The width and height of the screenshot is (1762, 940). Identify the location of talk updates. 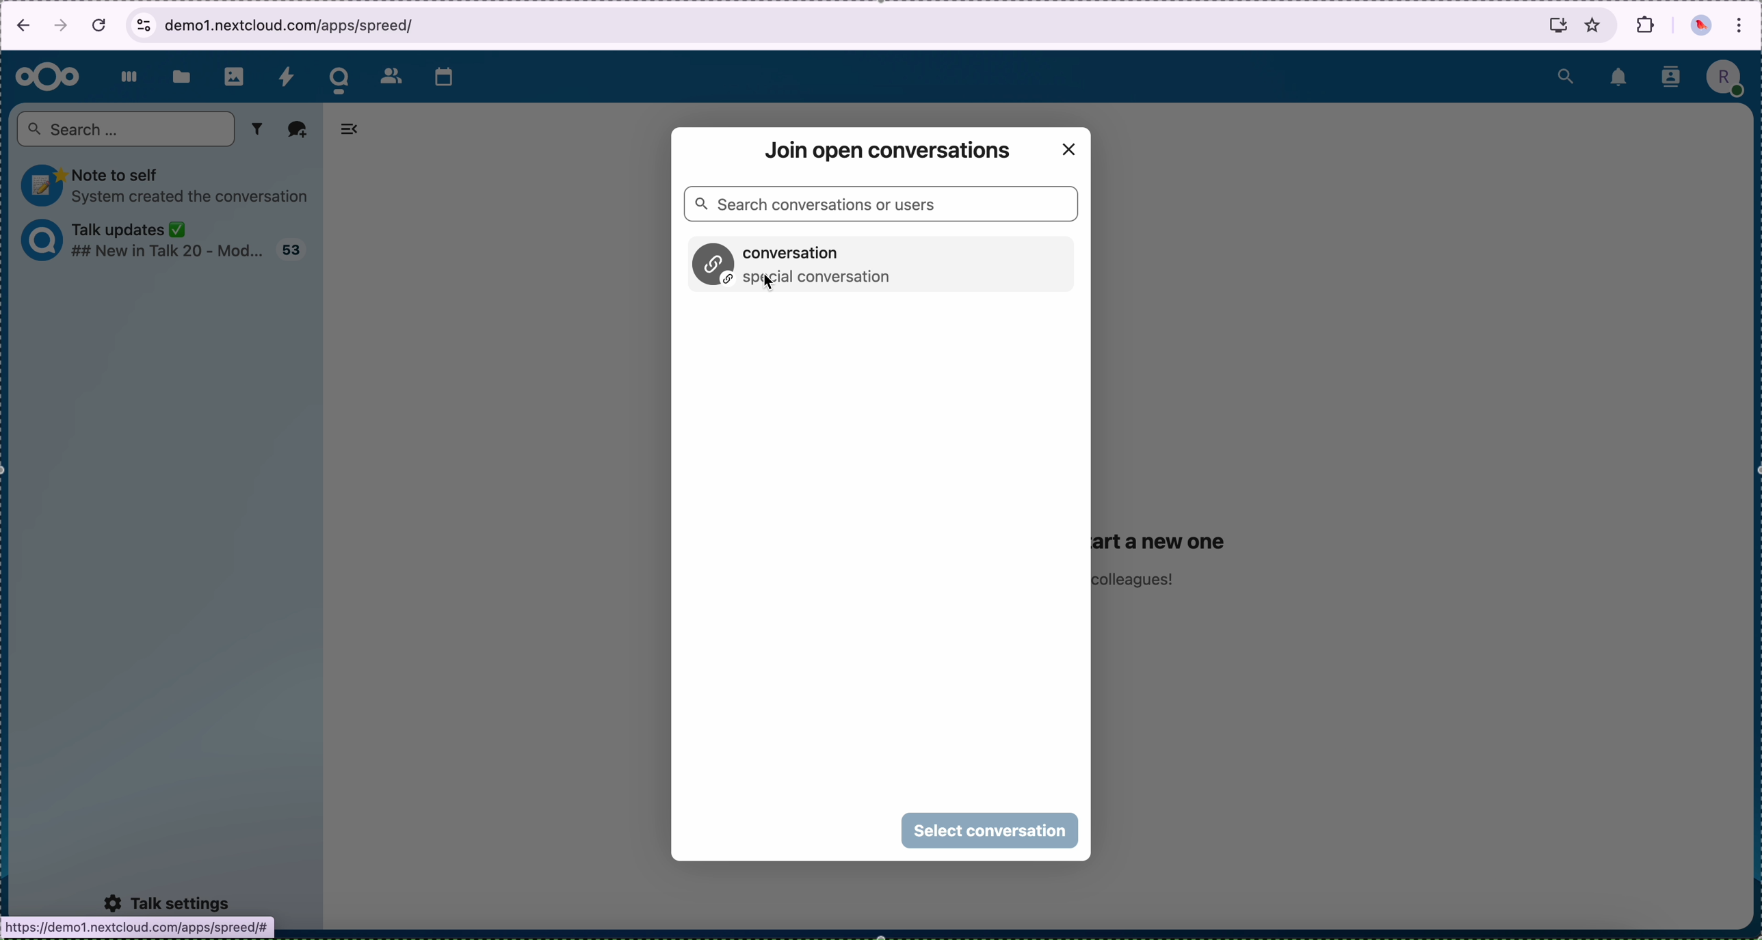
(287, 249).